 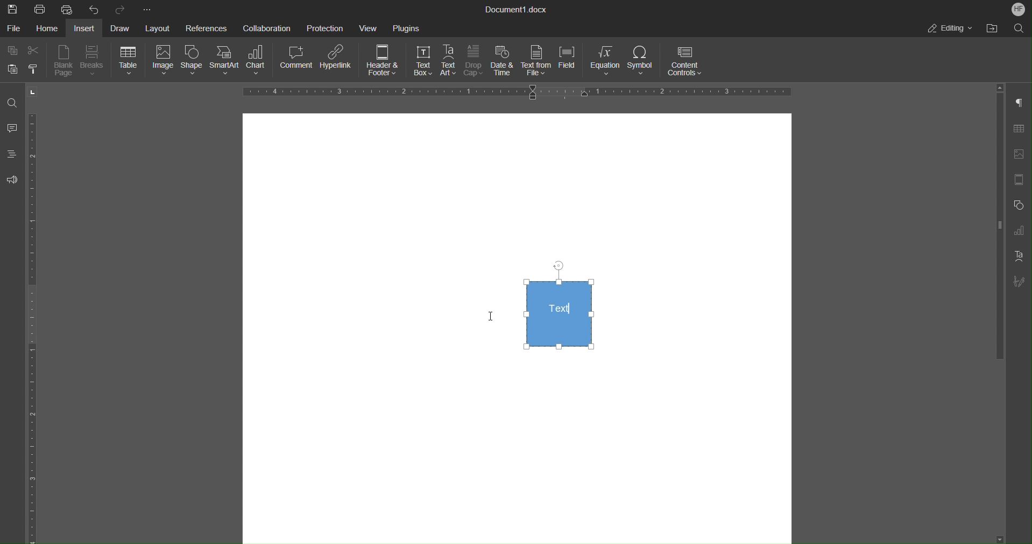 What do you see at coordinates (1021, 256) in the screenshot?
I see `Text Art` at bounding box center [1021, 256].